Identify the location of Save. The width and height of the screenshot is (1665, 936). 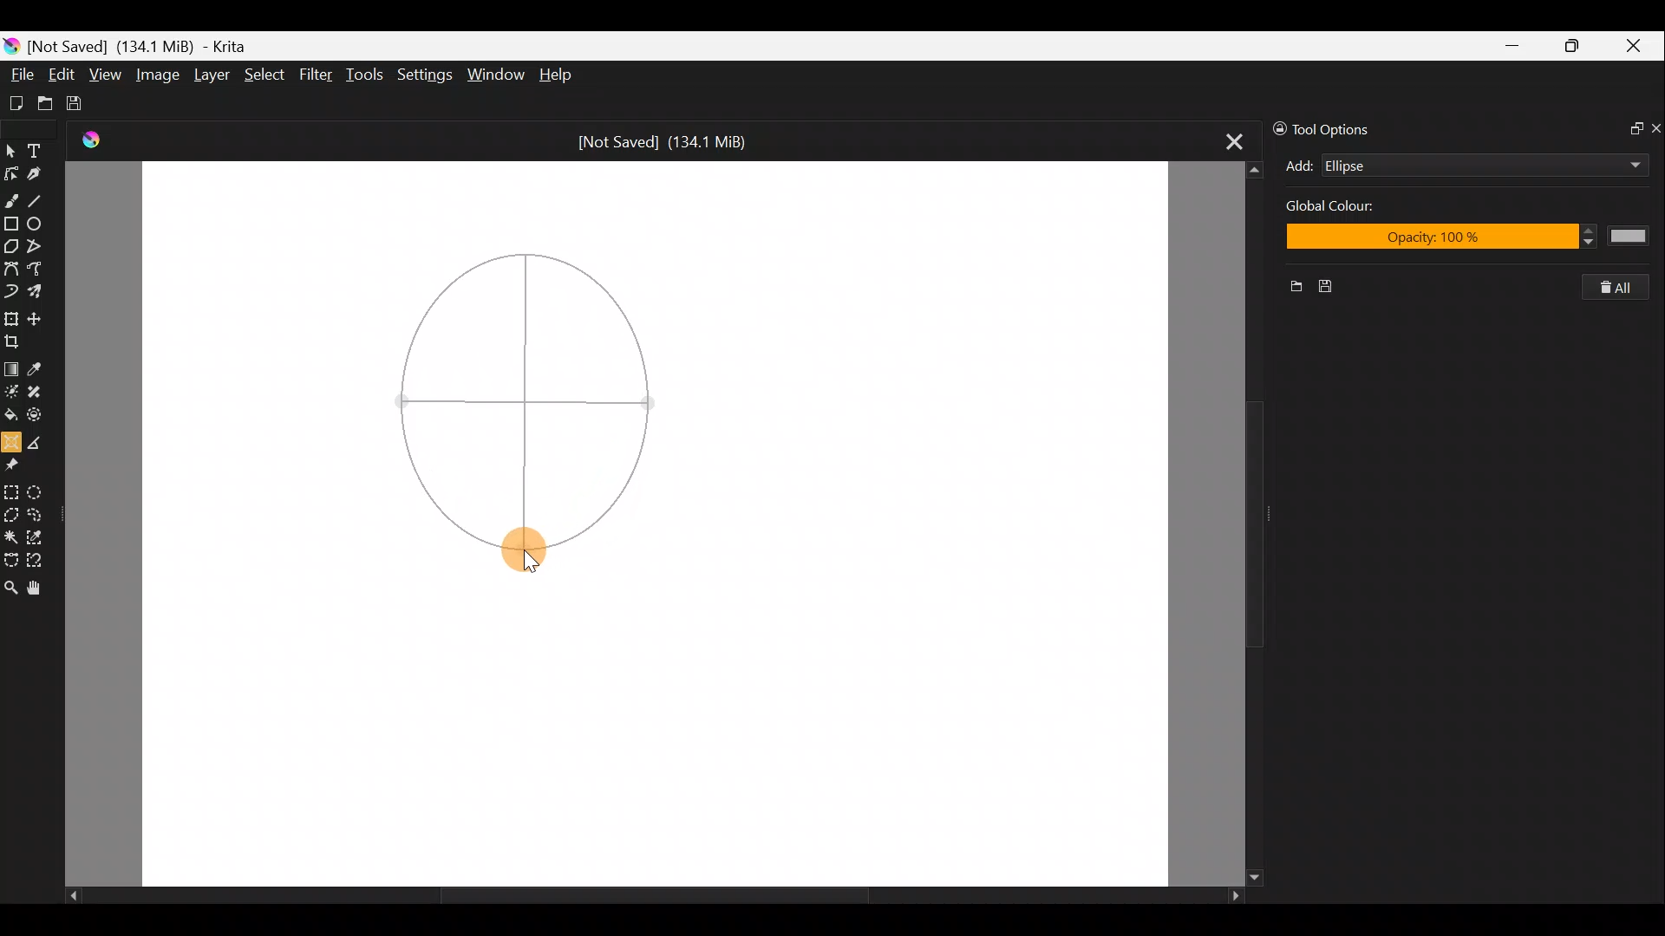
(1335, 287).